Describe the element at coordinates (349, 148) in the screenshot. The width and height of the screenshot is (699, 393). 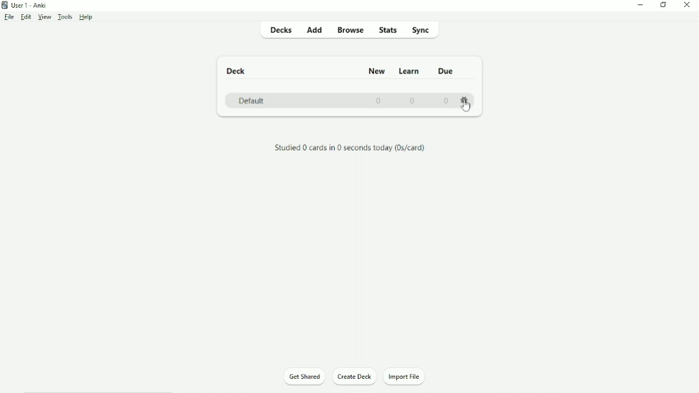
I see `Studied 0 cards in 0 seconds today.` at that location.